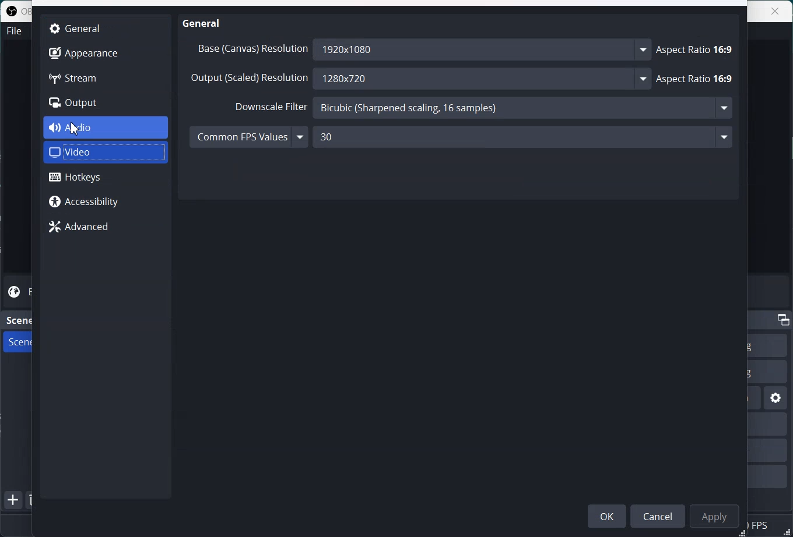 The height and width of the screenshot is (537, 793). Describe the element at coordinates (741, 533) in the screenshot. I see `Window Adjuster` at that location.